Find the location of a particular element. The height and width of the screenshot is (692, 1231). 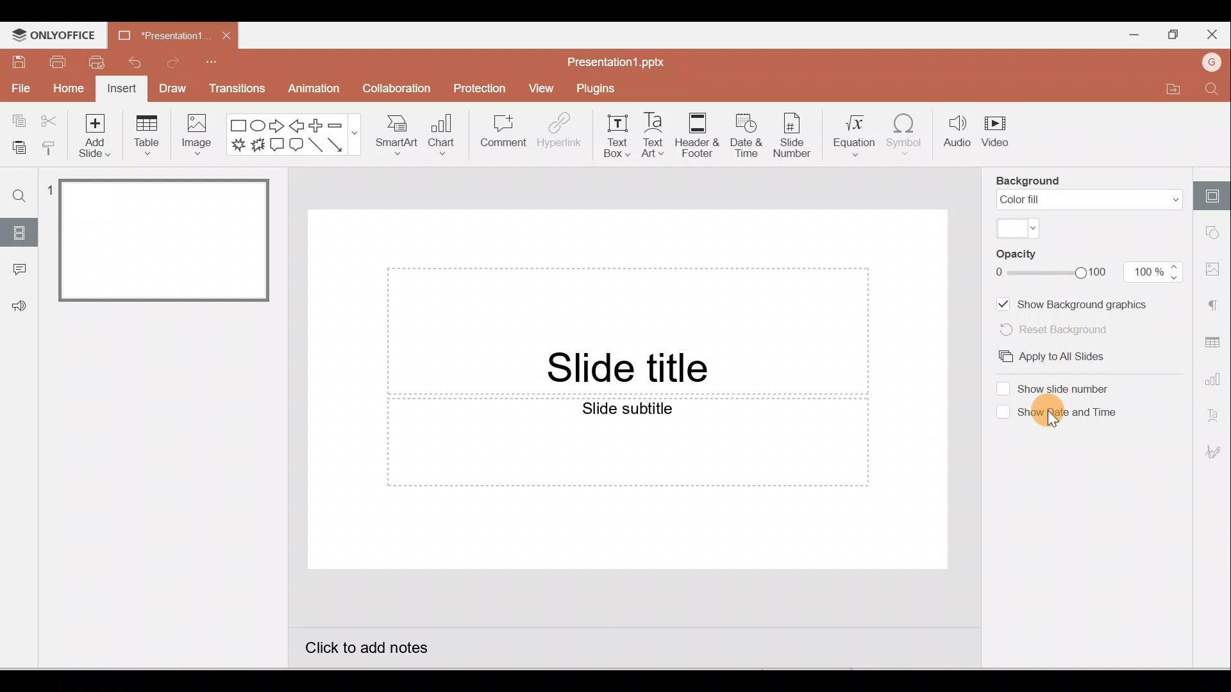

Table settings is located at coordinates (1213, 342).